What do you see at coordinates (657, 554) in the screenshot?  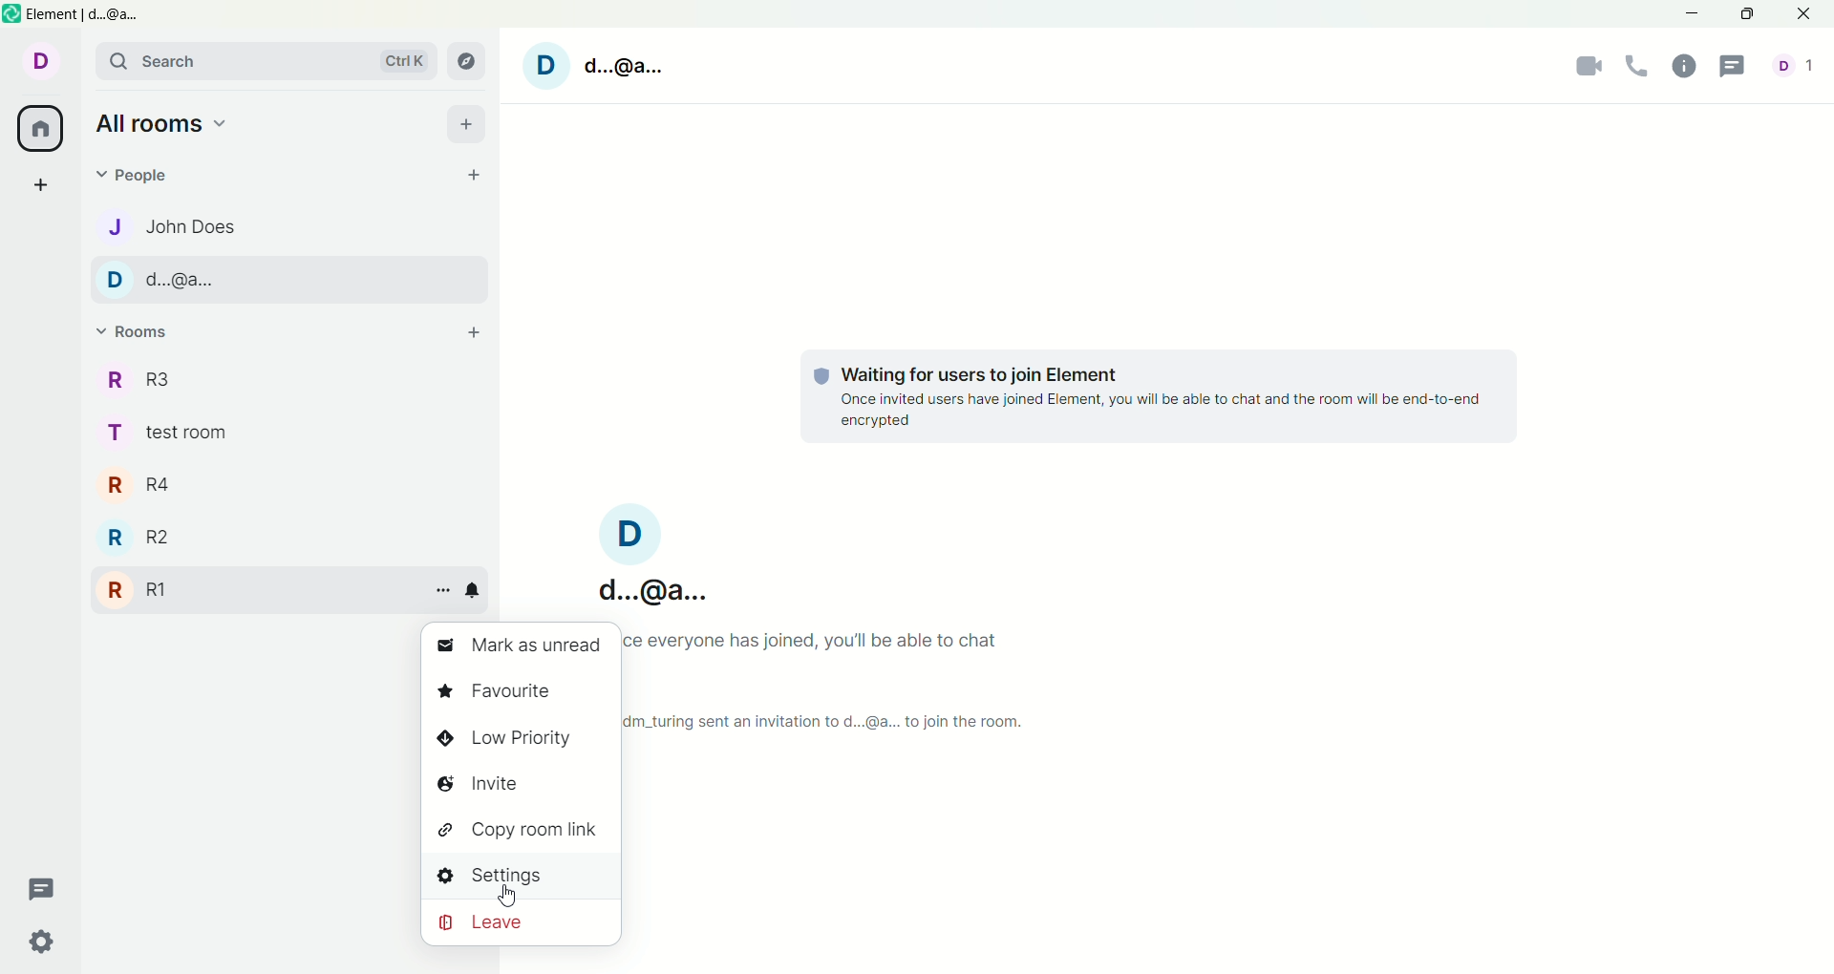 I see `D
d..@a..` at bounding box center [657, 554].